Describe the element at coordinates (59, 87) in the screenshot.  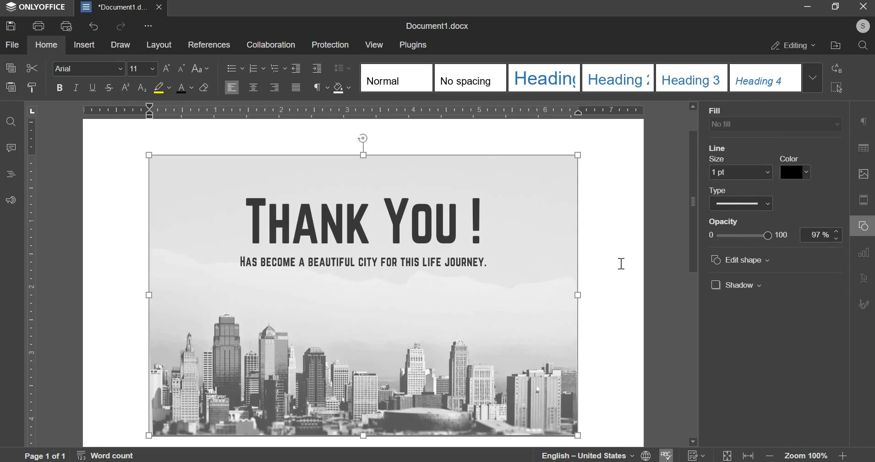
I see `bold` at that location.